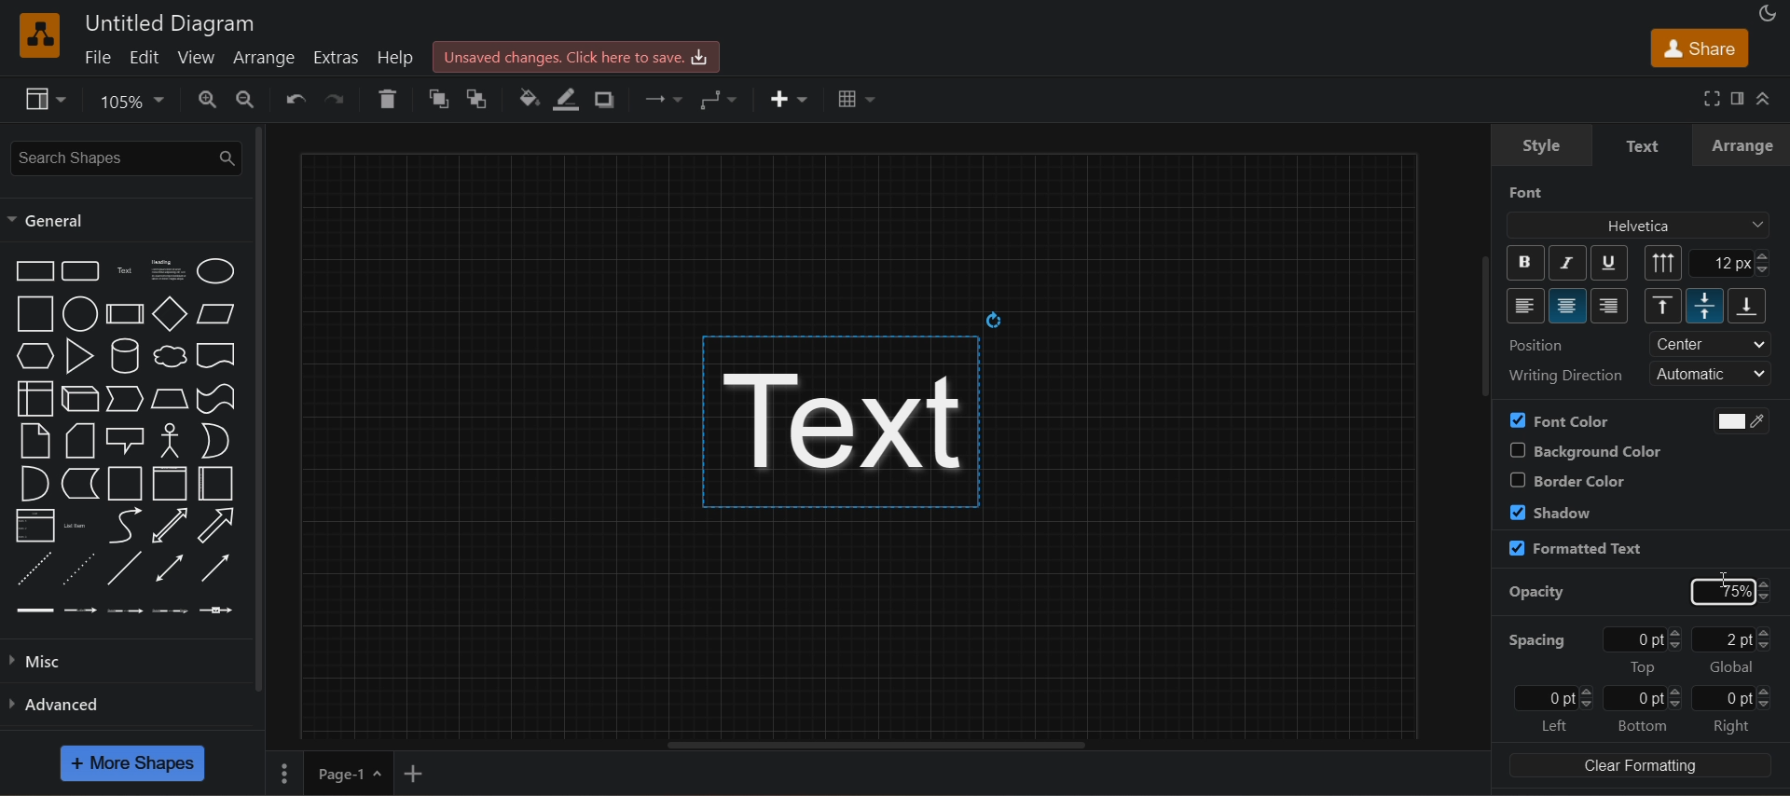 The height and width of the screenshot is (796, 1790). What do you see at coordinates (50, 221) in the screenshot?
I see `general` at bounding box center [50, 221].